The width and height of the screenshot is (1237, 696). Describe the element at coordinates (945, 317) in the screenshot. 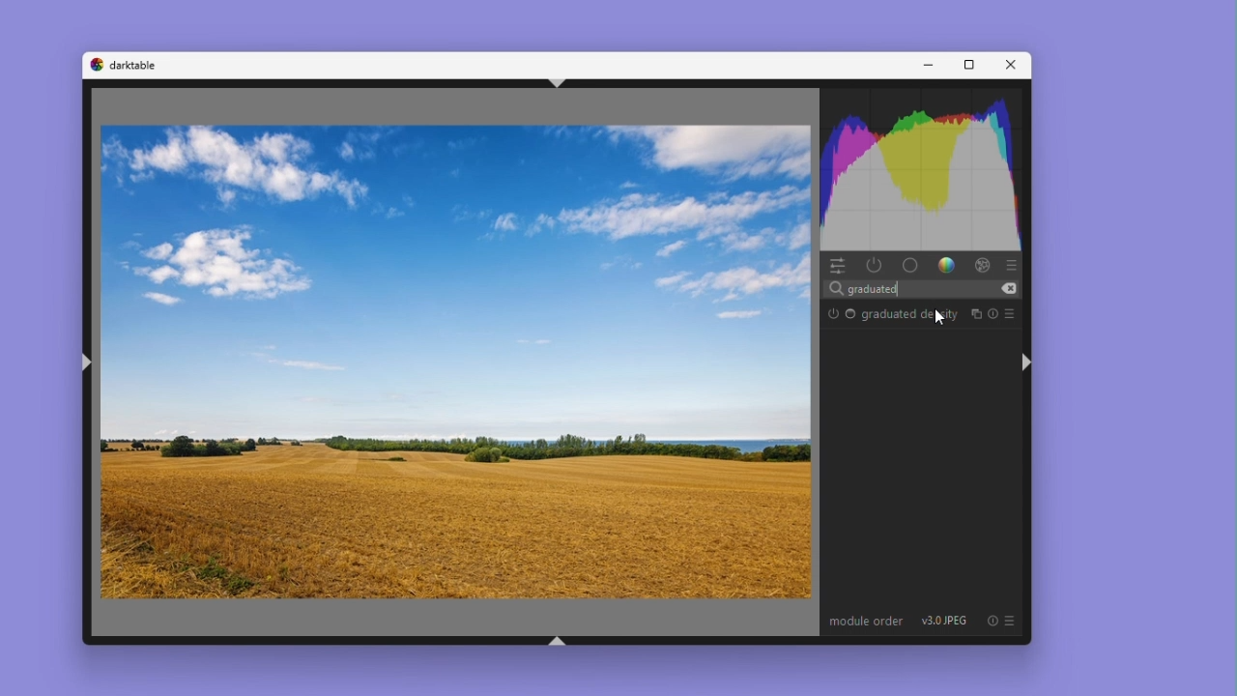

I see `cursor` at that location.